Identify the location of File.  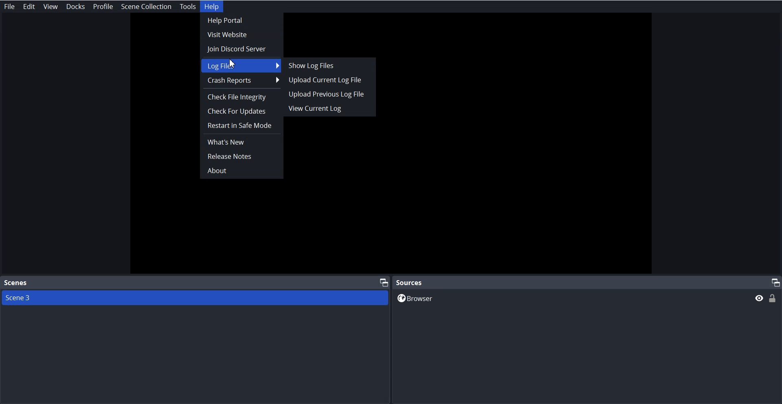
(9, 6).